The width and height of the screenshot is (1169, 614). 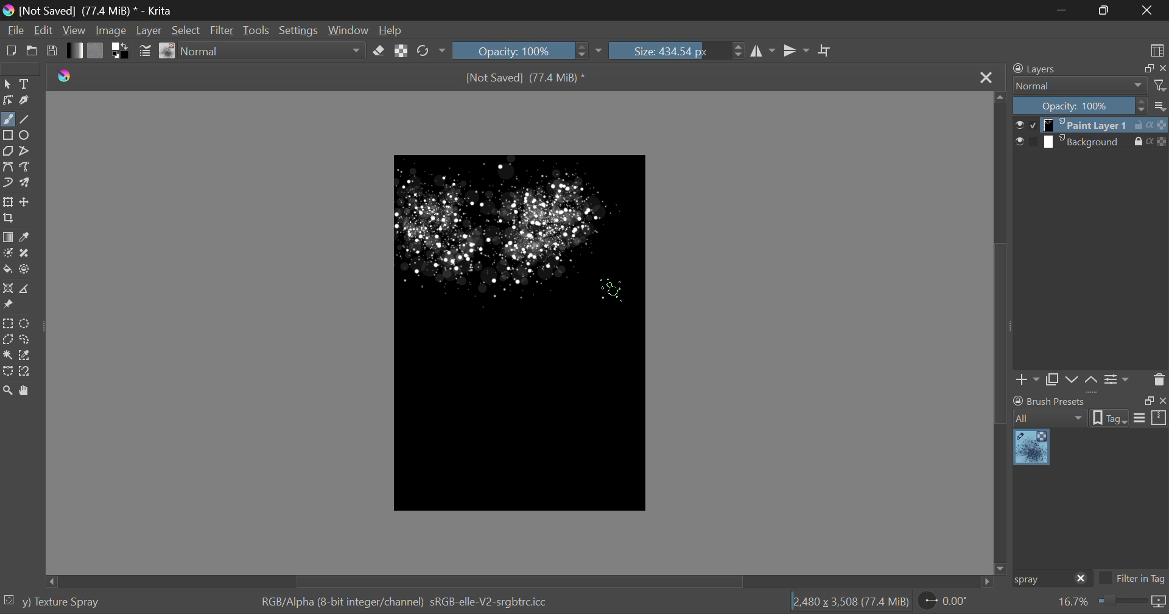 What do you see at coordinates (302, 29) in the screenshot?
I see `Settings` at bounding box center [302, 29].